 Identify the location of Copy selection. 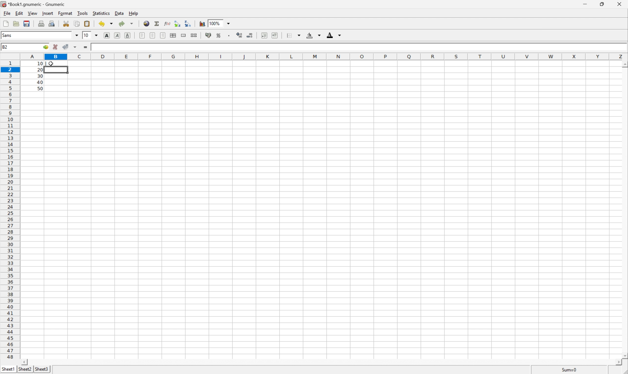
(77, 24).